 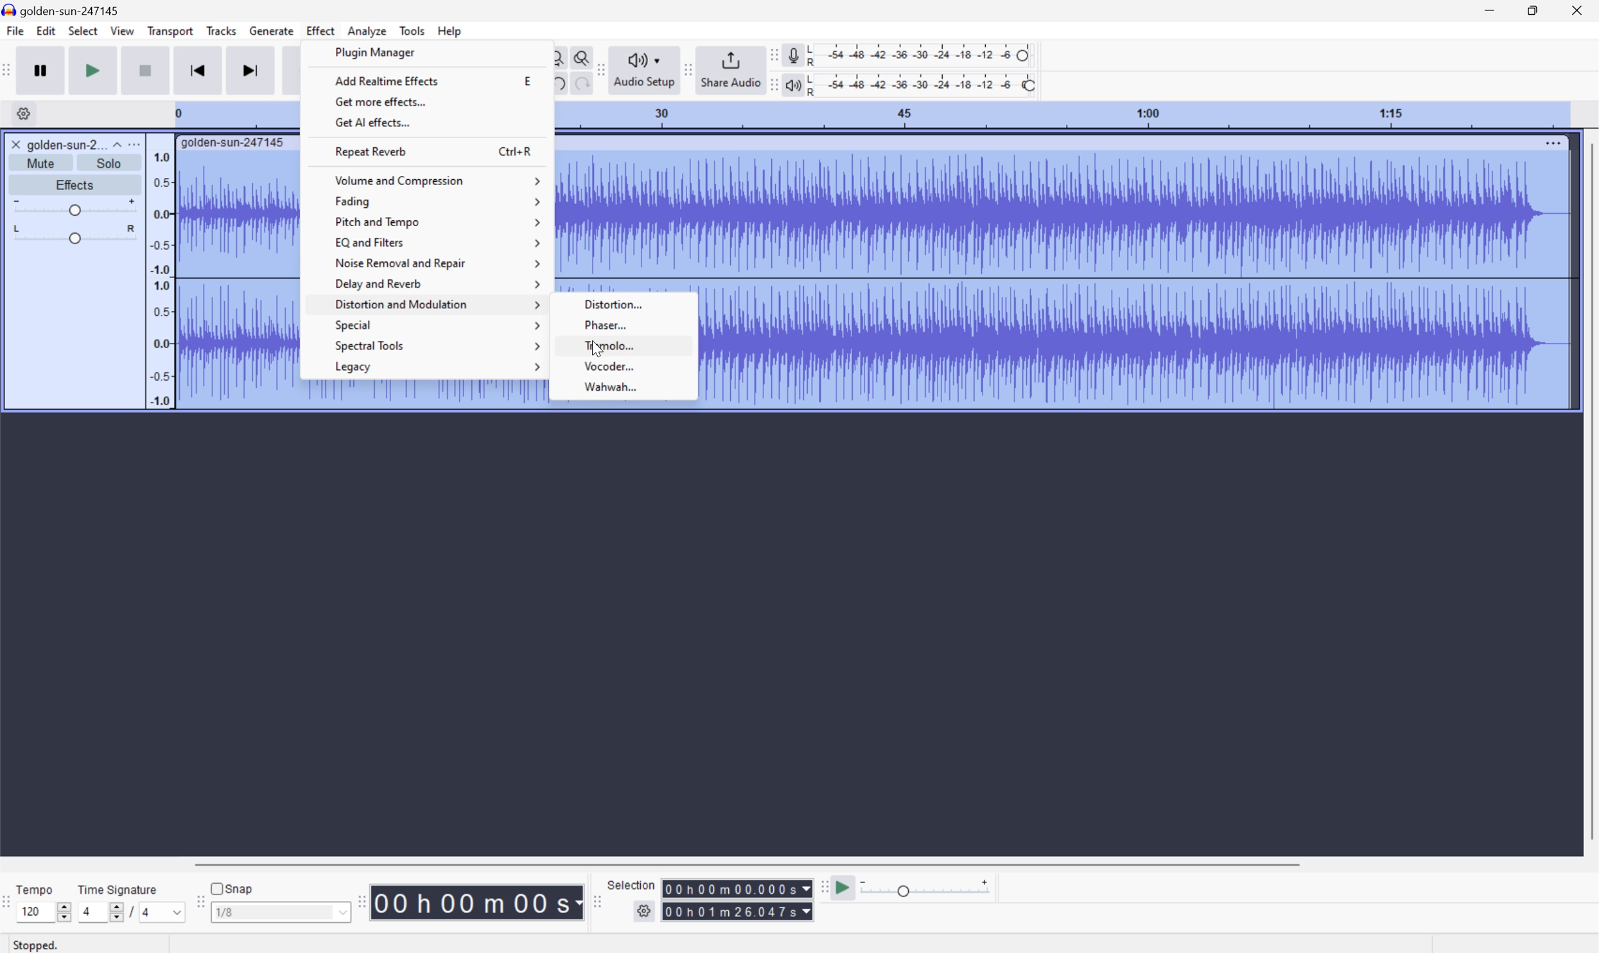 What do you see at coordinates (579, 57) in the screenshot?
I see `Zoom toggle` at bounding box center [579, 57].